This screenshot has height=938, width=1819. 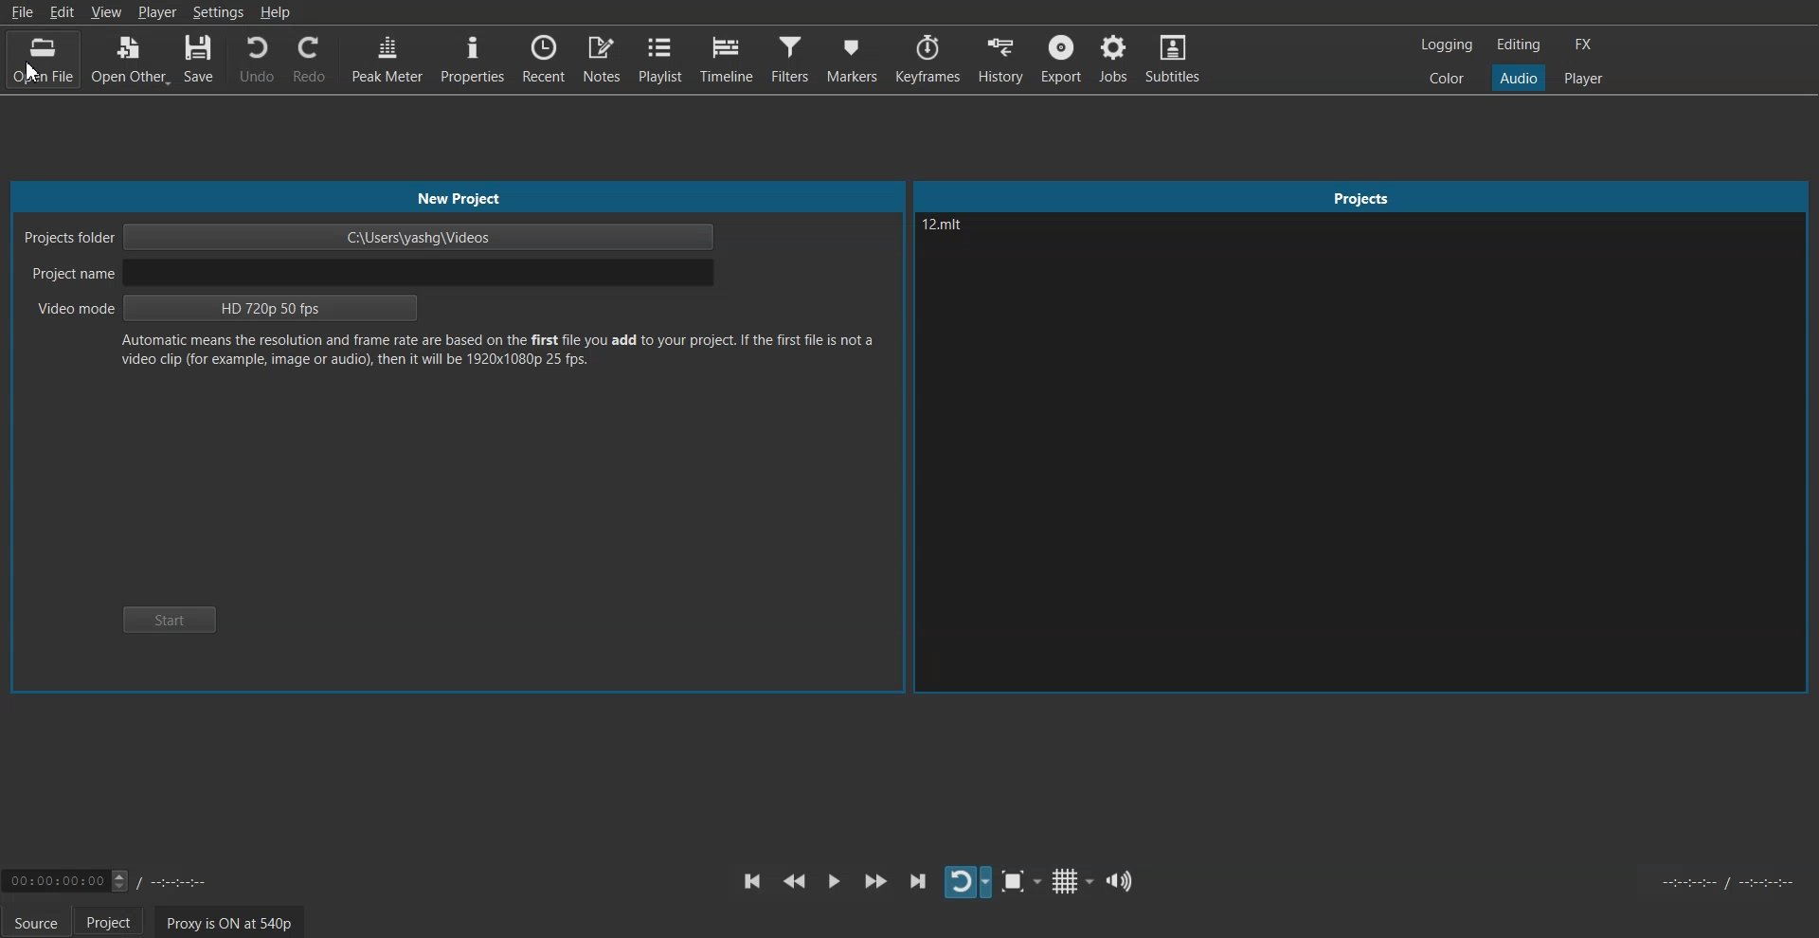 What do you see at coordinates (1112, 59) in the screenshot?
I see `Jobs` at bounding box center [1112, 59].